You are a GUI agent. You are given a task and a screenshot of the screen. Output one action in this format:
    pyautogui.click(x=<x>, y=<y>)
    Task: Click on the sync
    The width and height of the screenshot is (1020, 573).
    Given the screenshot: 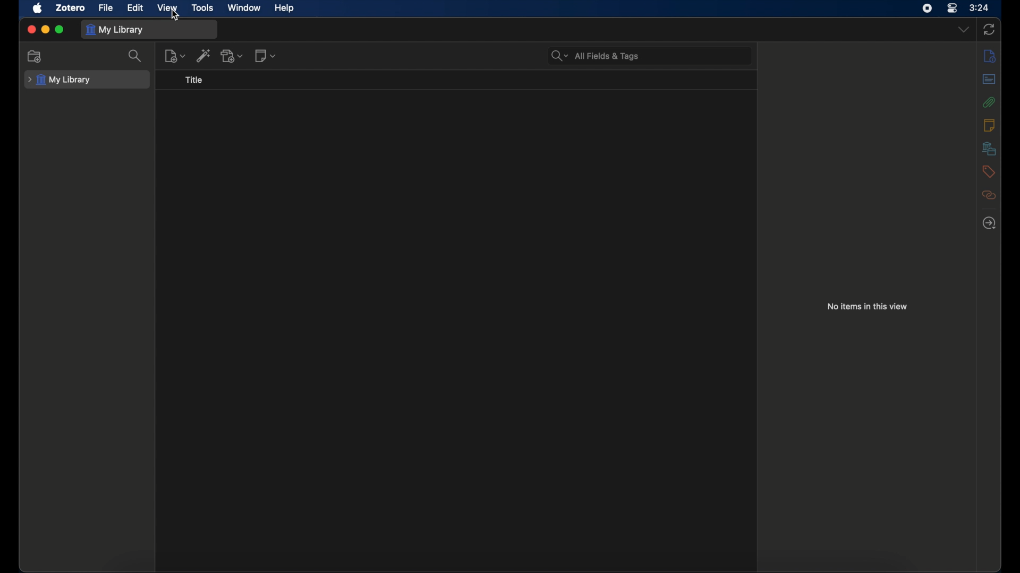 What is the action you would take?
    pyautogui.click(x=990, y=30)
    